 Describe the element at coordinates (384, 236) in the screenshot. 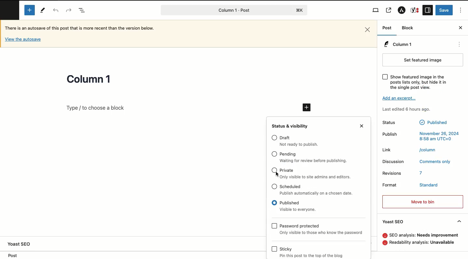

I see `emoji` at that location.